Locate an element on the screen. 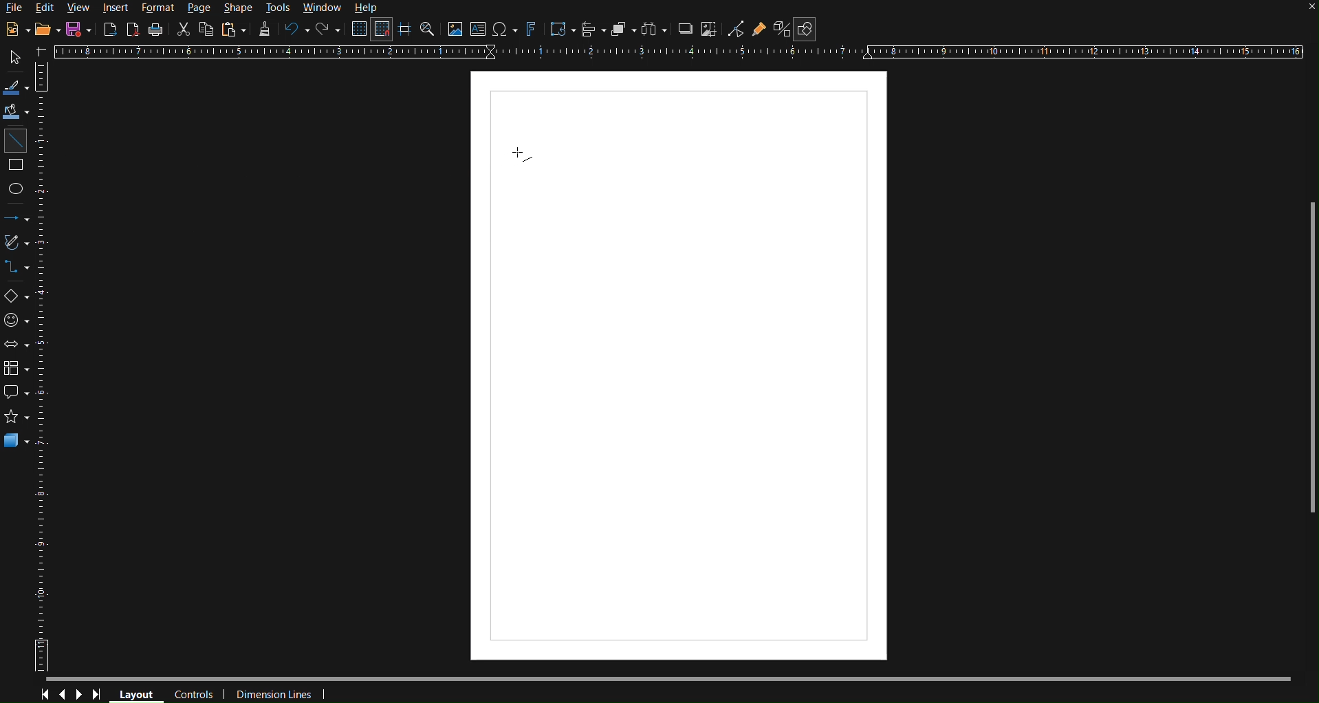 The width and height of the screenshot is (1319, 703). Crop Image is located at coordinates (711, 28).